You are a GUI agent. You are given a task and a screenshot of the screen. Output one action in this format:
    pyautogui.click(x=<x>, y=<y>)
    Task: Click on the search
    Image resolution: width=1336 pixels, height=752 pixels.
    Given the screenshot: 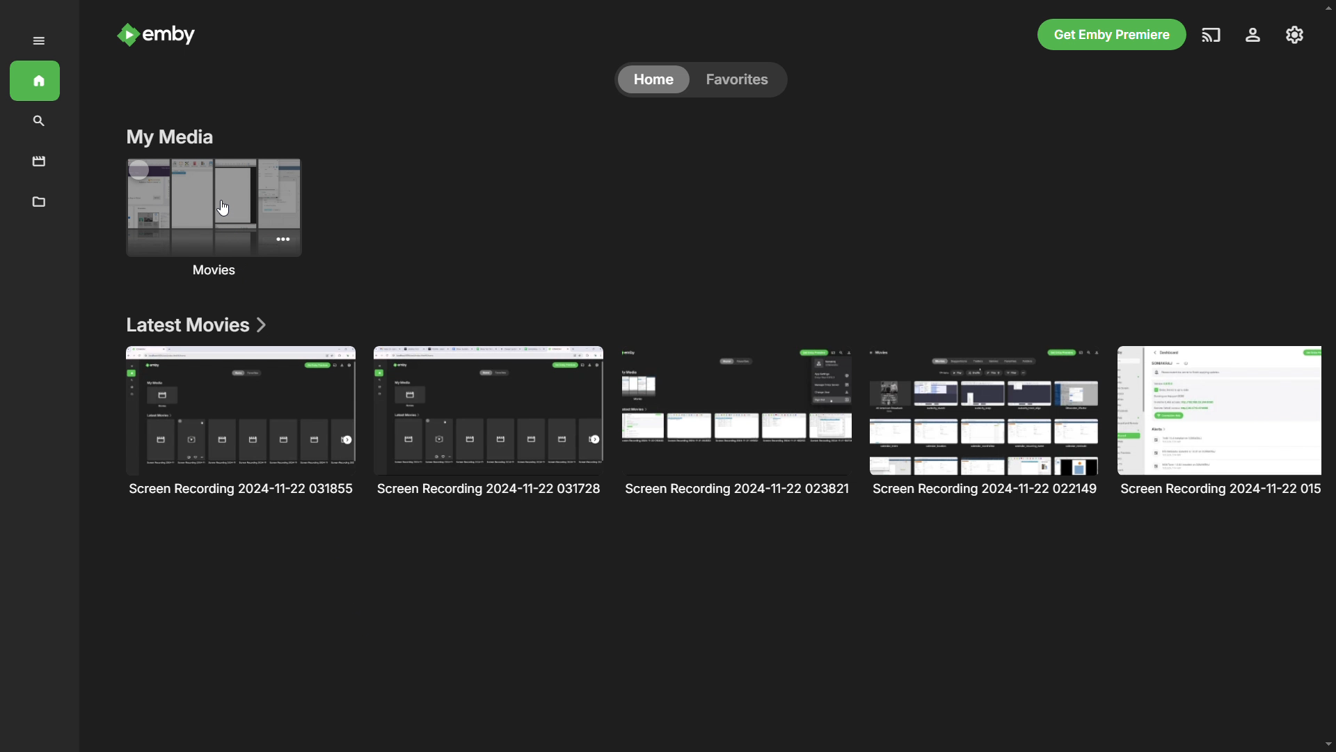 What is the action you would take?
    pyautogui.click(x=38, y=122)
    